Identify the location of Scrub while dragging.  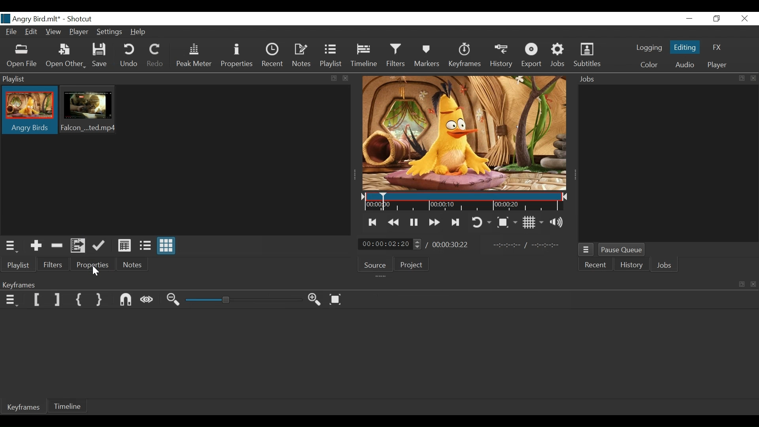
(147, 300).